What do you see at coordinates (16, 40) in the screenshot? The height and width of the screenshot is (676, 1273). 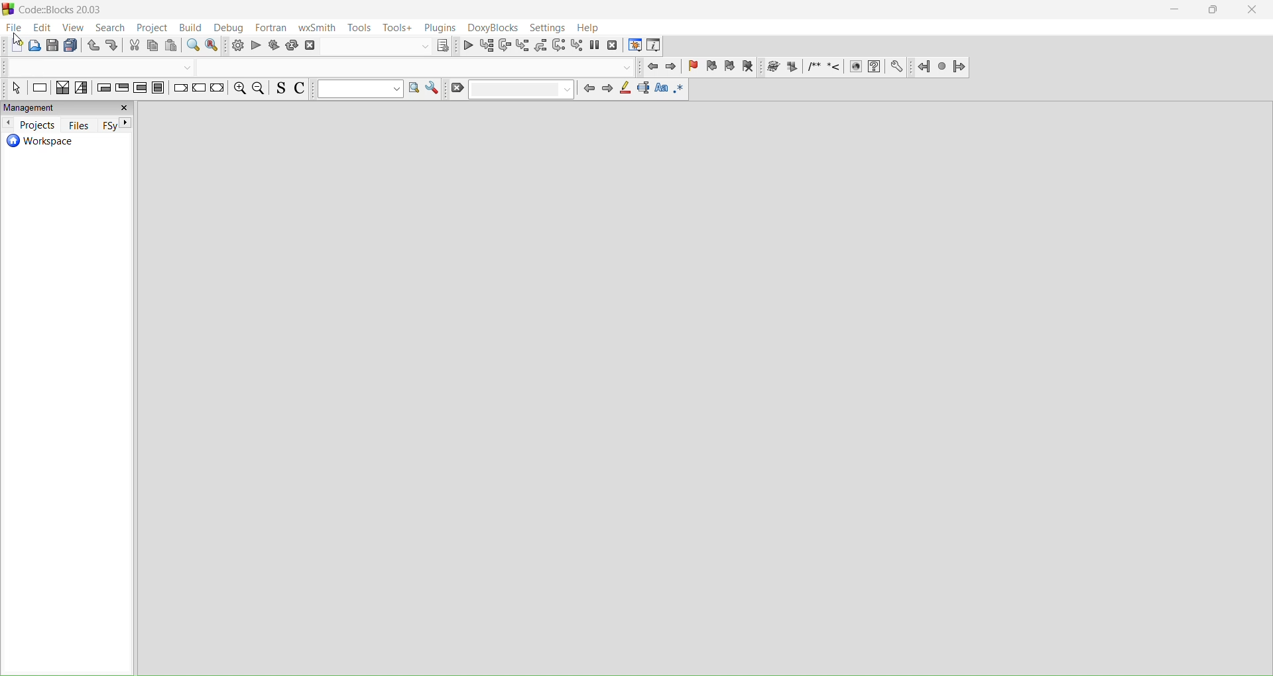 I see `Cursor` at bounding box center [16, 40].